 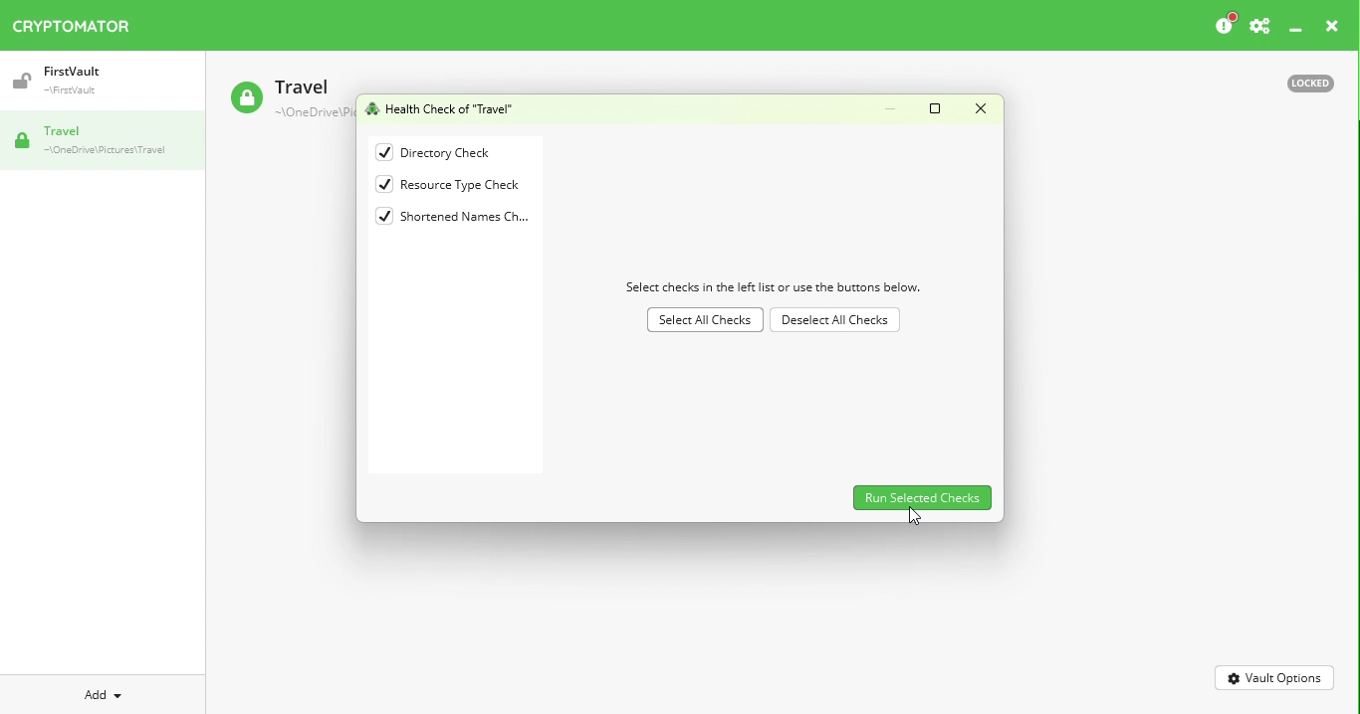 What do you see at coordinates (285, 98) in the screenshot?
I see `Travel` at bounding box center [285, 98].